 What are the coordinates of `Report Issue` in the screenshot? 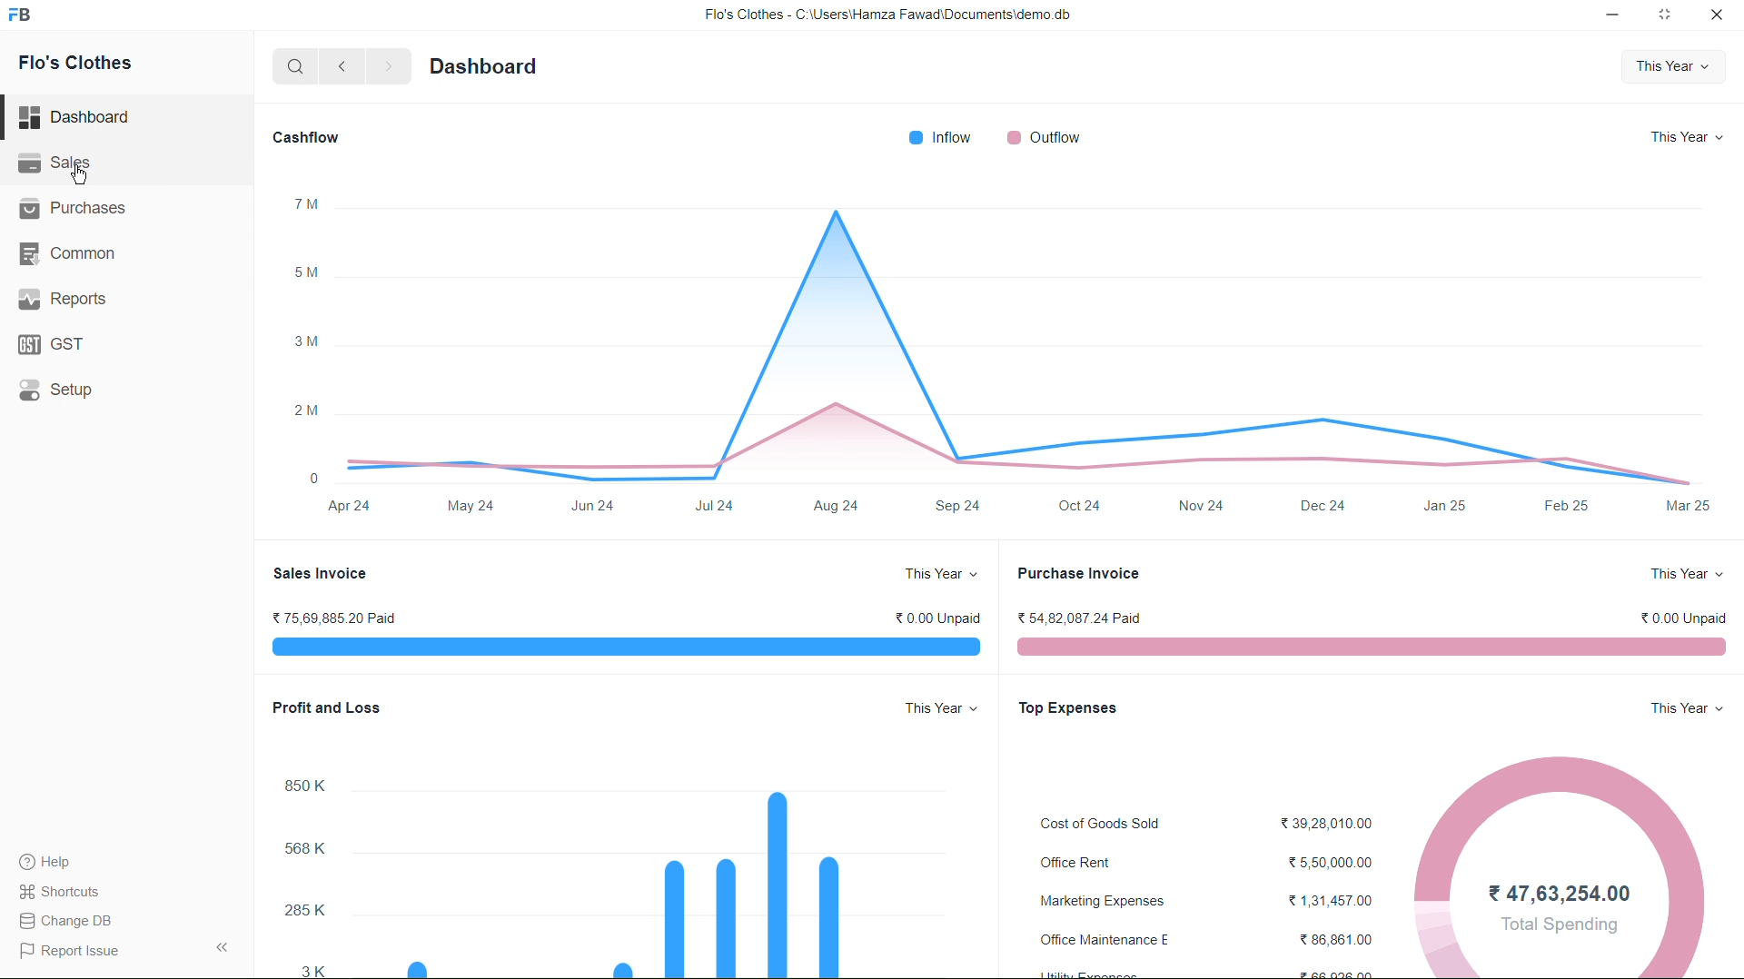 It's located at (70, 951).